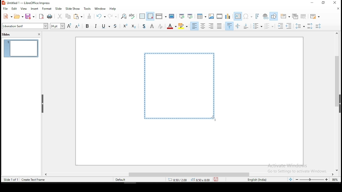 Image resolution: width=342 pixels, height=192 pixels. Describe the element at coordinates (113, 8) in the screenshot. I see `help` at that location.